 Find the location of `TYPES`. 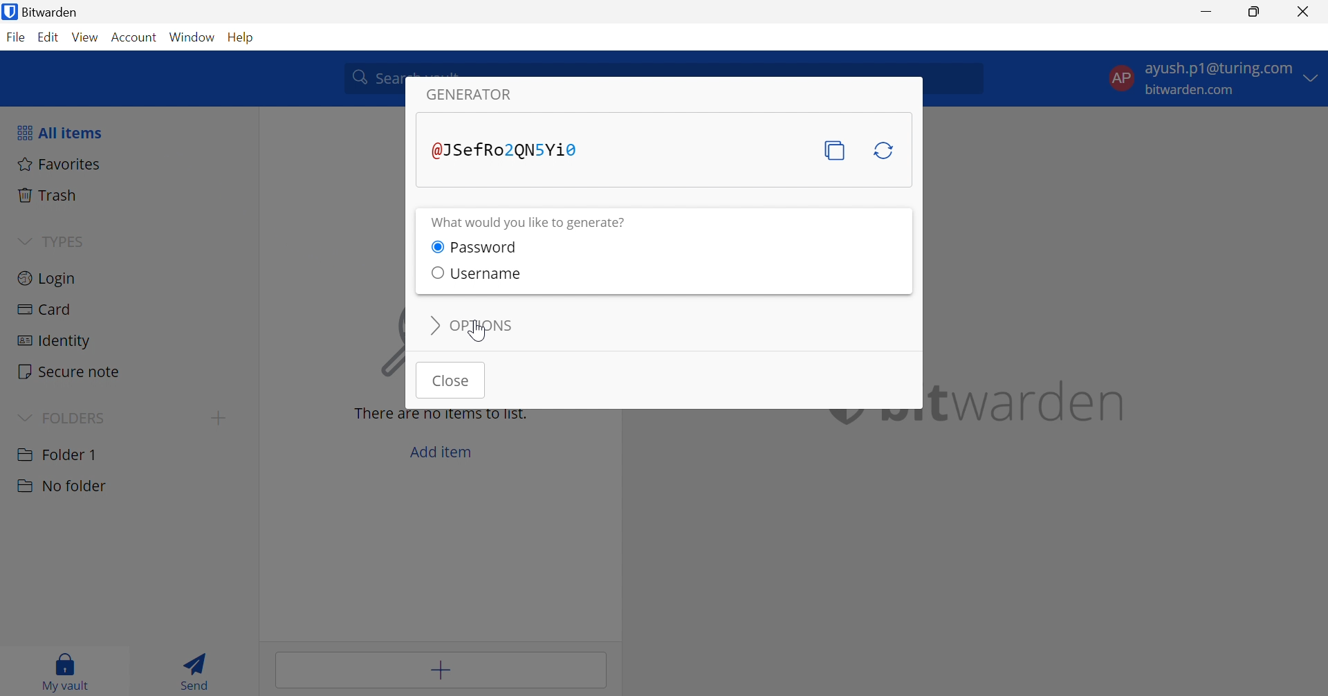

TYPES is located at coordinates (64, 241).